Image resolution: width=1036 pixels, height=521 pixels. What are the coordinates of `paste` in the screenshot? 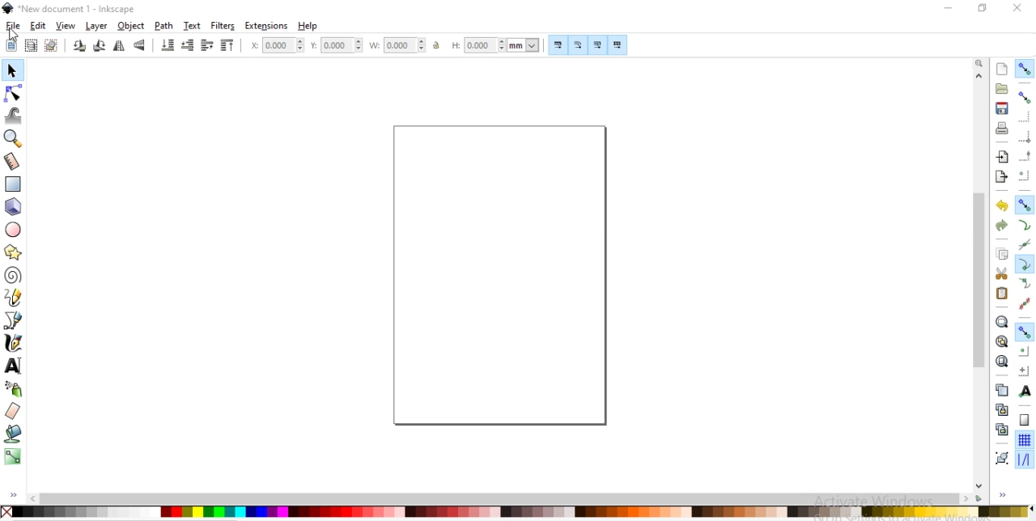 It's located at (1002, 294).